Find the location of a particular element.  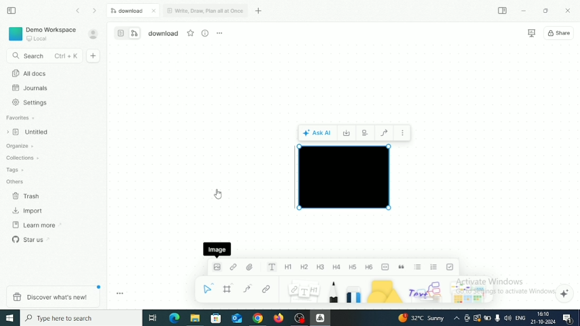

Code block is located at coordinates (386, 267).